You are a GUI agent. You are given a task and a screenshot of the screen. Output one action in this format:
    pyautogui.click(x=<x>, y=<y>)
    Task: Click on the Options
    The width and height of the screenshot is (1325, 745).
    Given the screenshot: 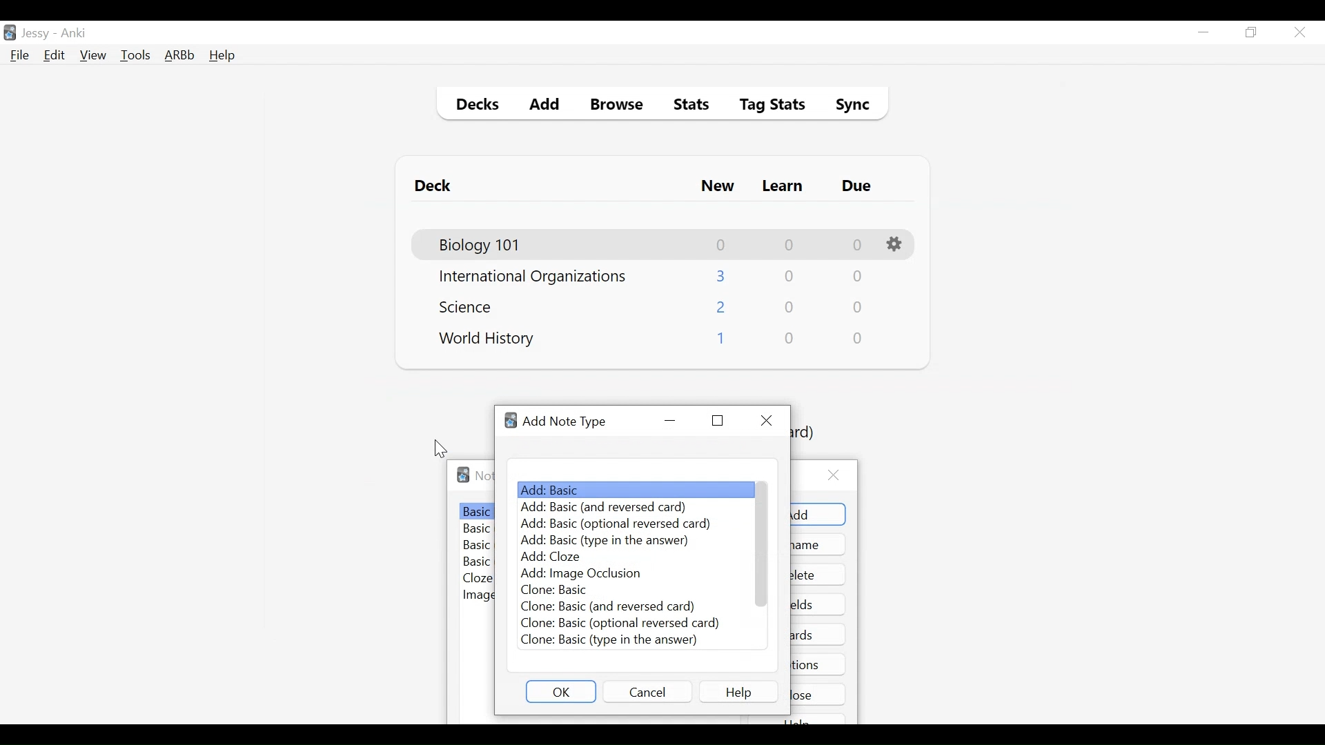 What is the action you would take?
    pyautogui.click(x=818, y=664)
    